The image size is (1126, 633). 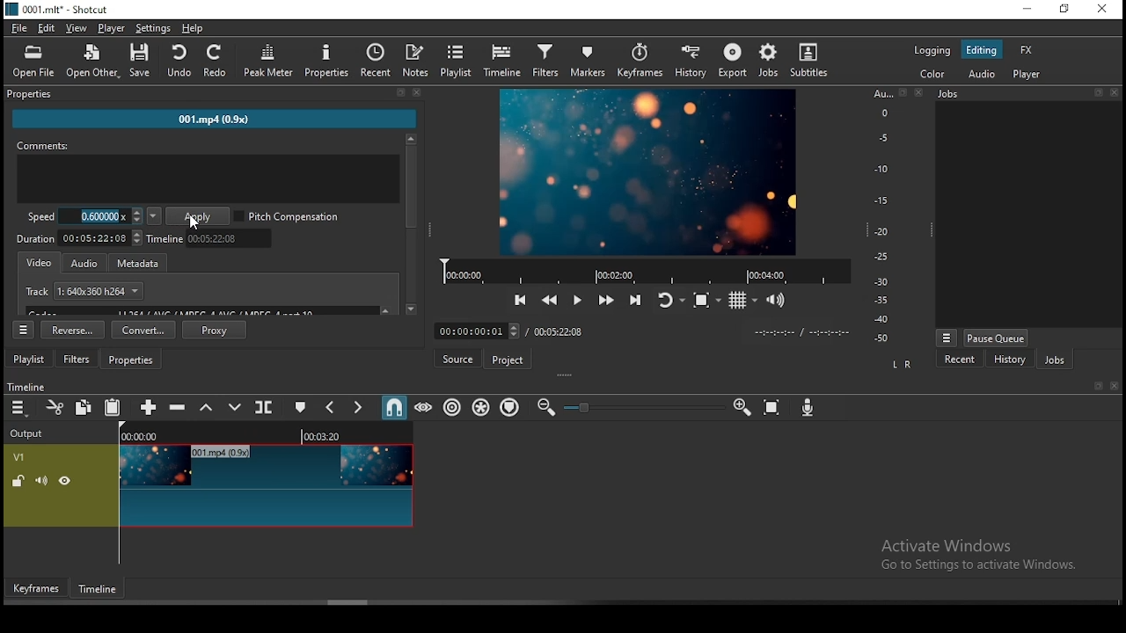 I want to click on ripple all tracks, so click(x=481, y=406).